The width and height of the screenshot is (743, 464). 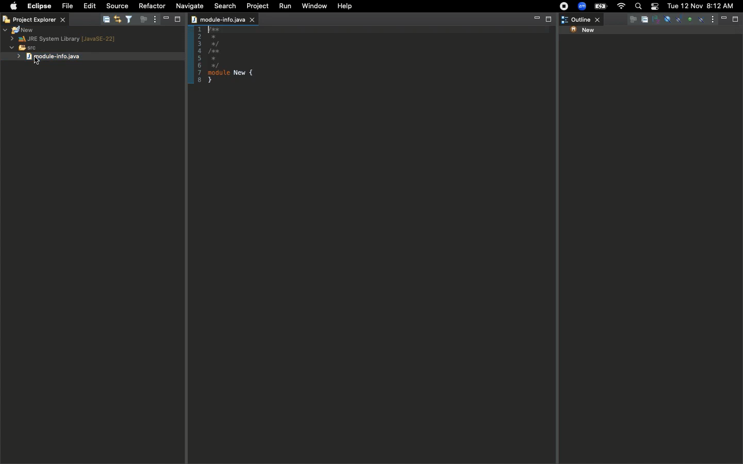 What do you see at coordinates (620, 7) in the screenshot?
I see `Internet` at bounding box center [620, 7].